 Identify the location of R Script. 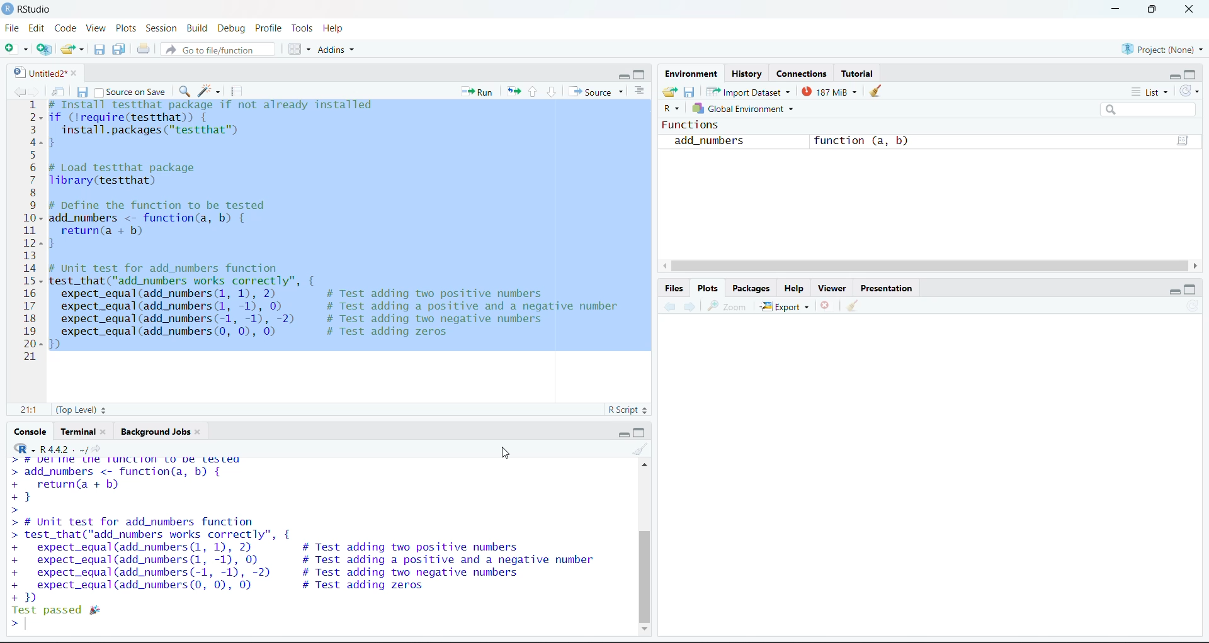
(627, 409).